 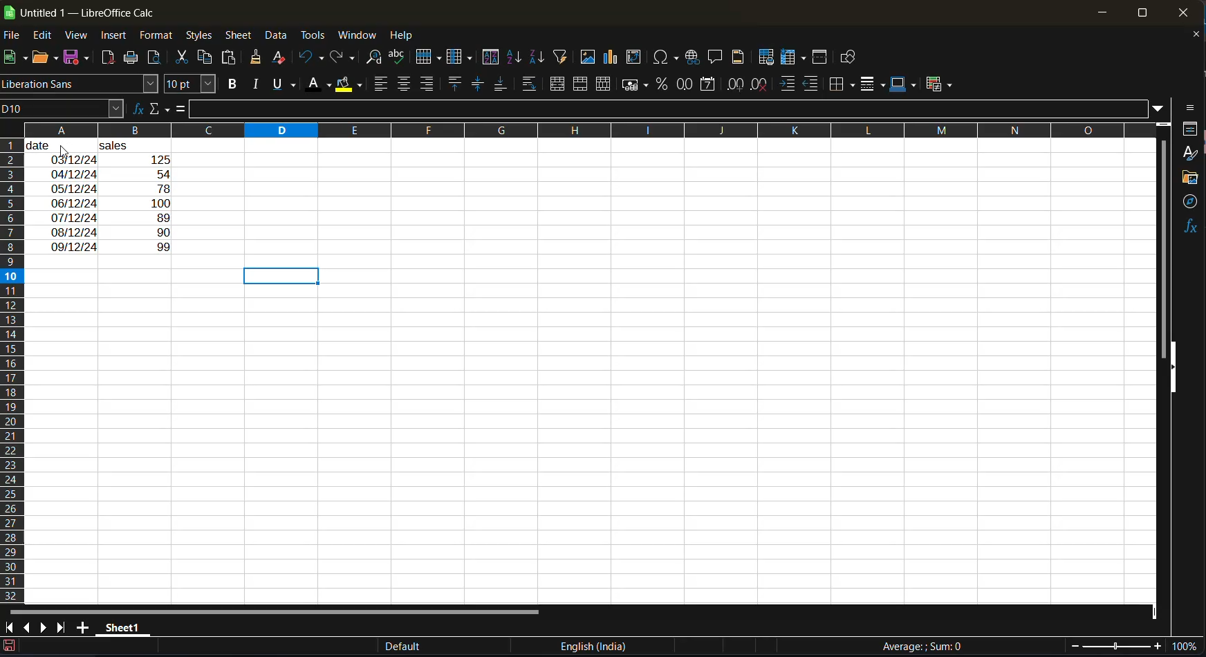 What do you see at coordinates (1171, 367) in the screenshot?
I see `hide` at bounding box center [1171, 367].